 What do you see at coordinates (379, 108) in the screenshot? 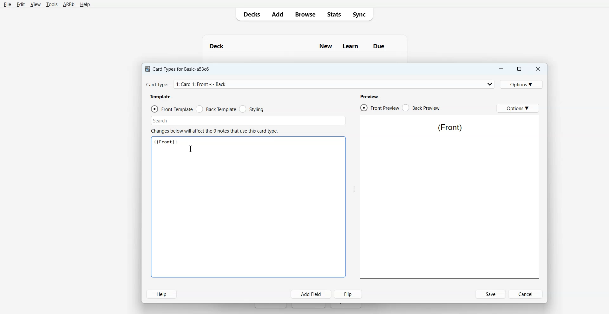
I see `Front Preview` at bounding box center [379, 108].